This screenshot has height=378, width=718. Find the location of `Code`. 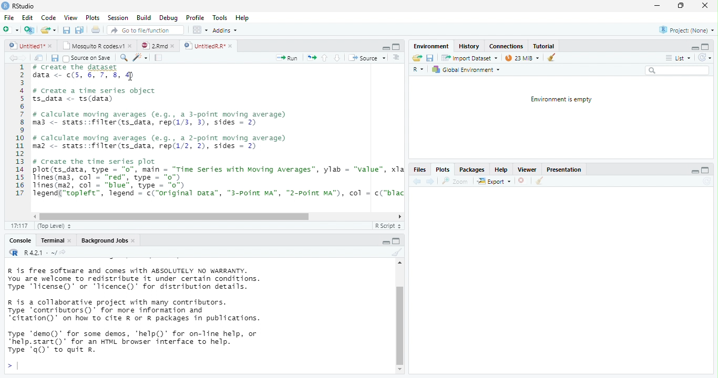

Code is located at coordinates (49, 17).